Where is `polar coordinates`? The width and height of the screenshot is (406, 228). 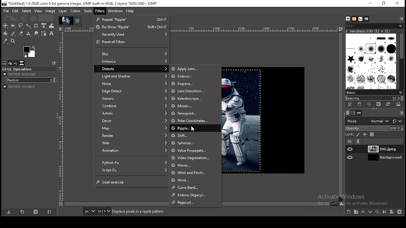 polar coordinates is located at coordinates (190, 121).